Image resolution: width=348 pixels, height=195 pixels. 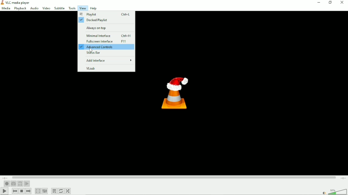 What do you see at coordinates (28, 191) in the screenshot?
I see `Next` at bounding box center [28, 191].